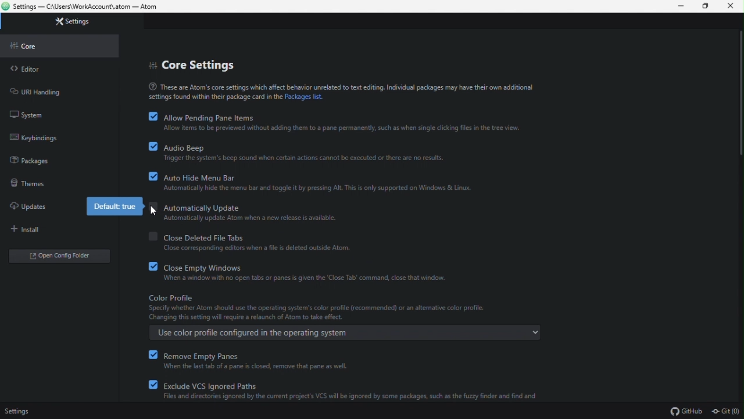  I want to click on color profile, so click(343, 318).